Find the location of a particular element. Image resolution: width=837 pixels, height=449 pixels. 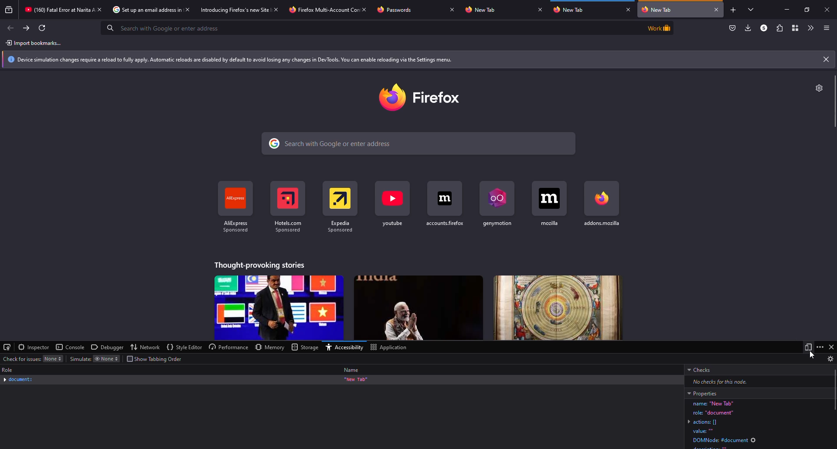

container is located at coordinates (795, 28).